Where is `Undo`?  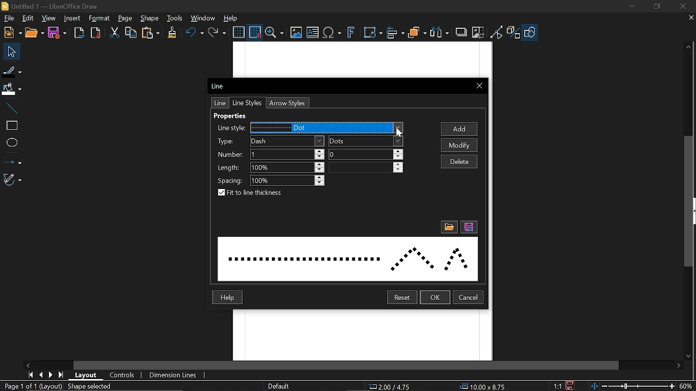
Undo is located at coordinates (194, 33).